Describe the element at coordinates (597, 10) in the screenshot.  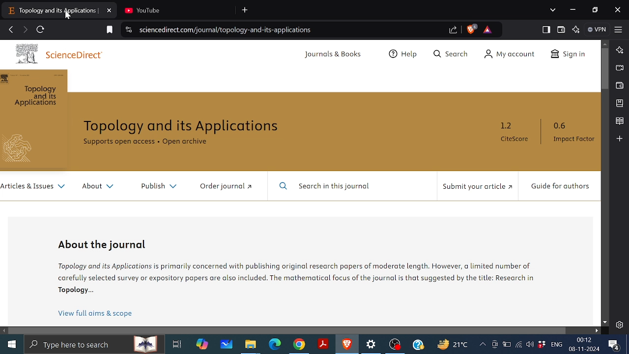
I see `Restore down` at that location.